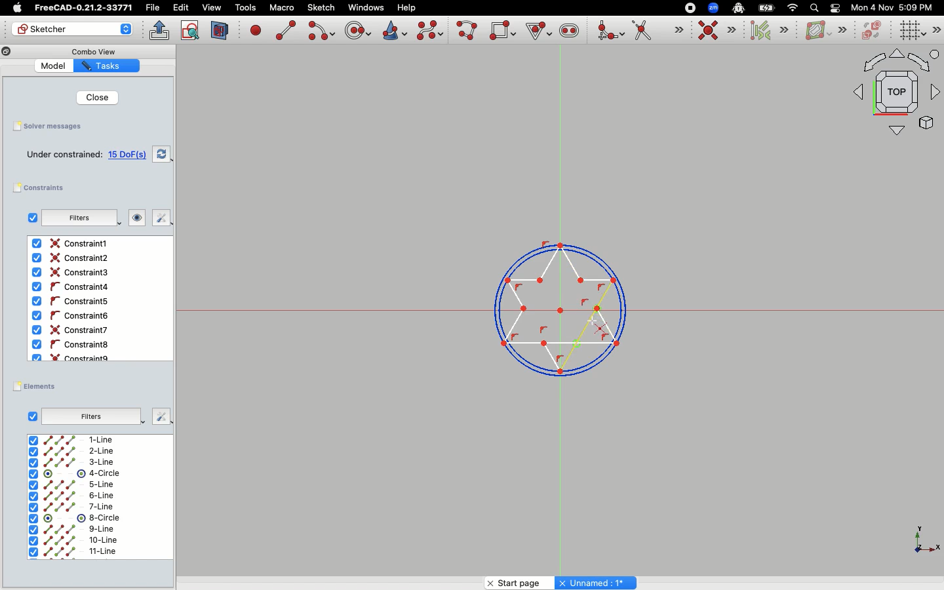 The width and height of the screenshot is (944, 590). What do you see at coordinates (503, 30) in the screenshot?
I see `Create rectangle` at bounding box center [503, 30].